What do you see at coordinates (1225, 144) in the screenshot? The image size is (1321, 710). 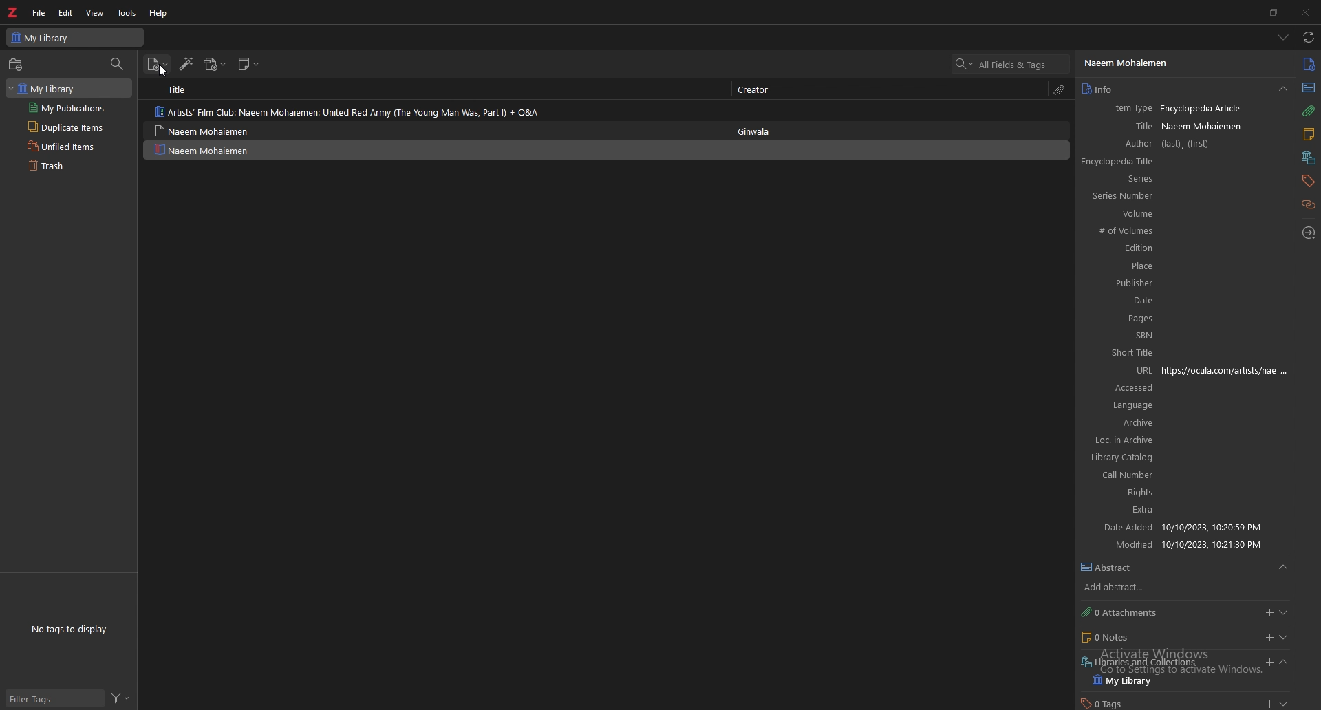 I see `author input` at bounding box center [1225, 144].